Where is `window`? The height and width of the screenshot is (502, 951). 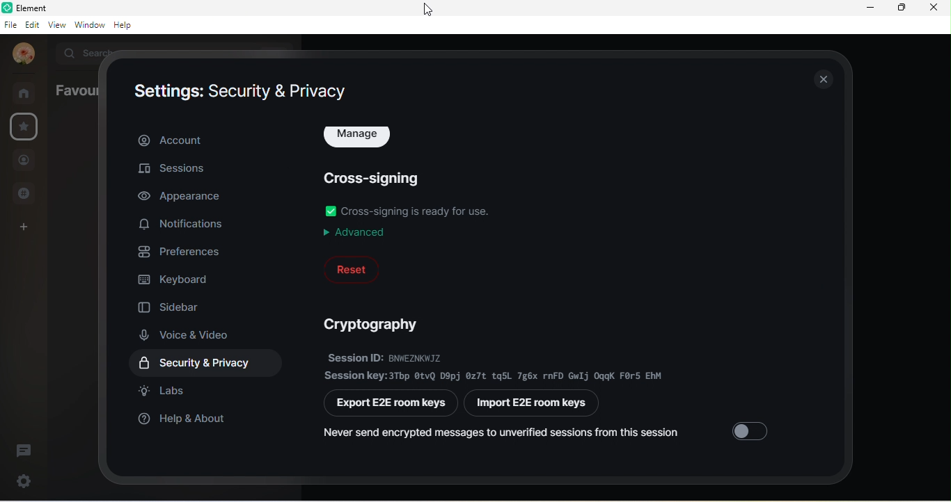
window is located at coordinates (91, 26).